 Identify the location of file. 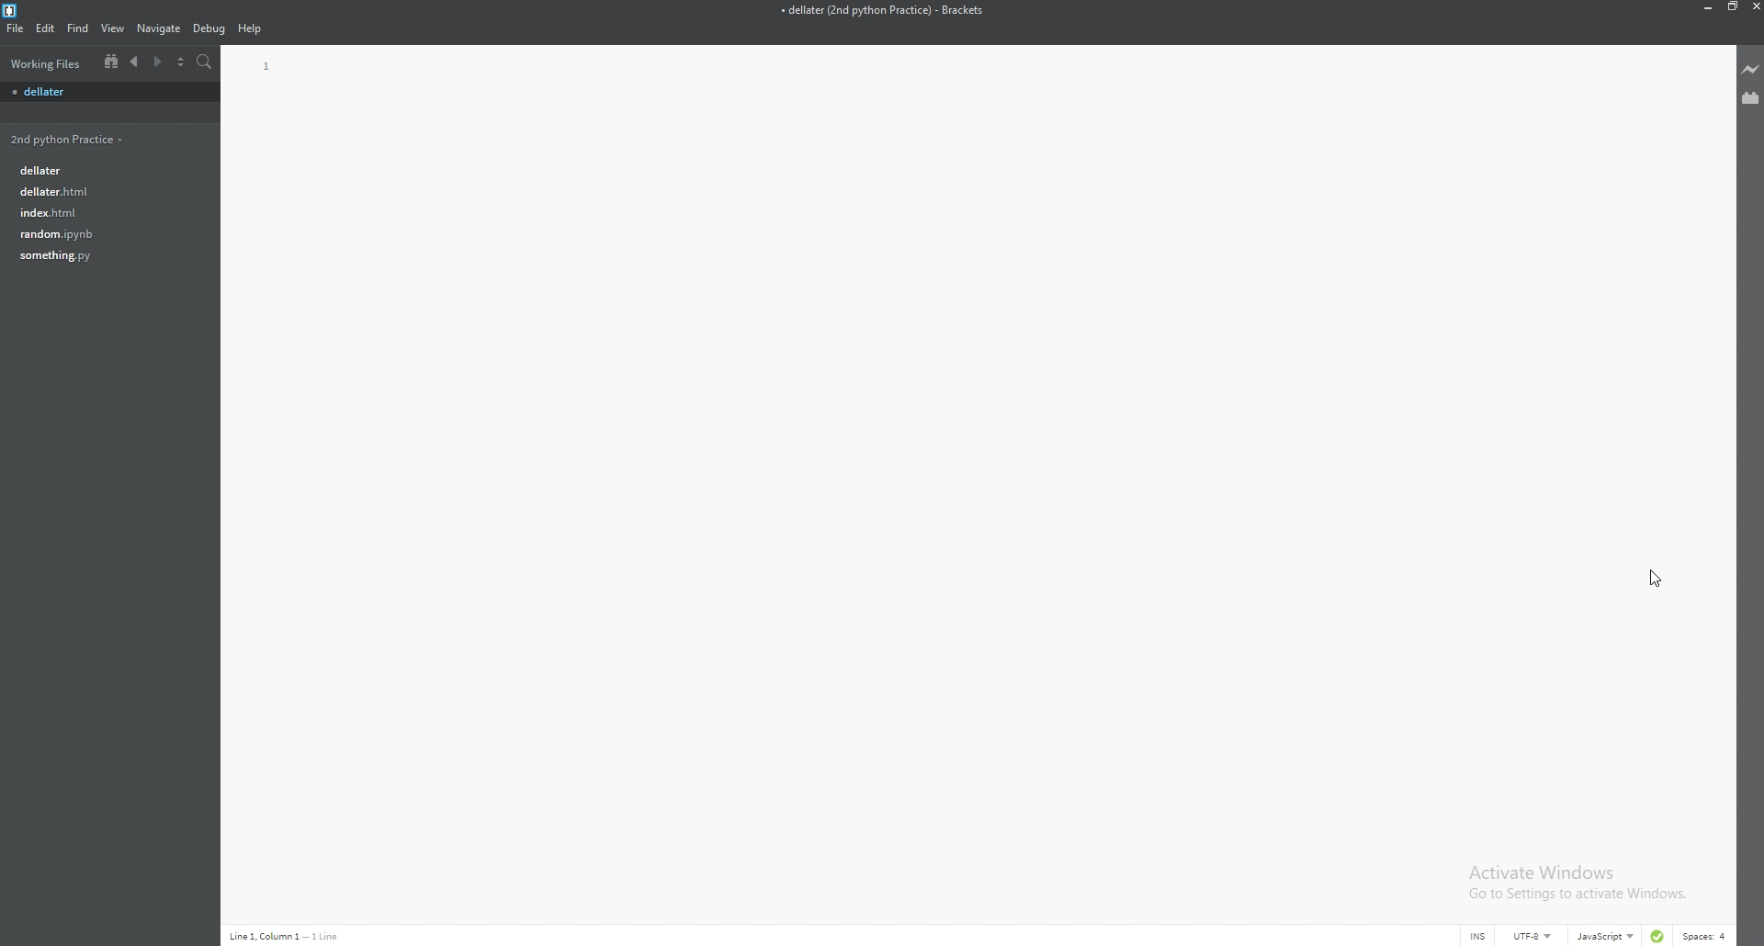
(106, 93).